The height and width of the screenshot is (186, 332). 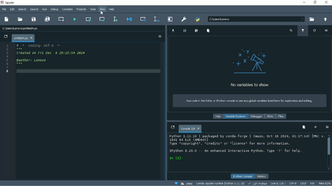 I want to click on Save file, so click(x=34, y=19).